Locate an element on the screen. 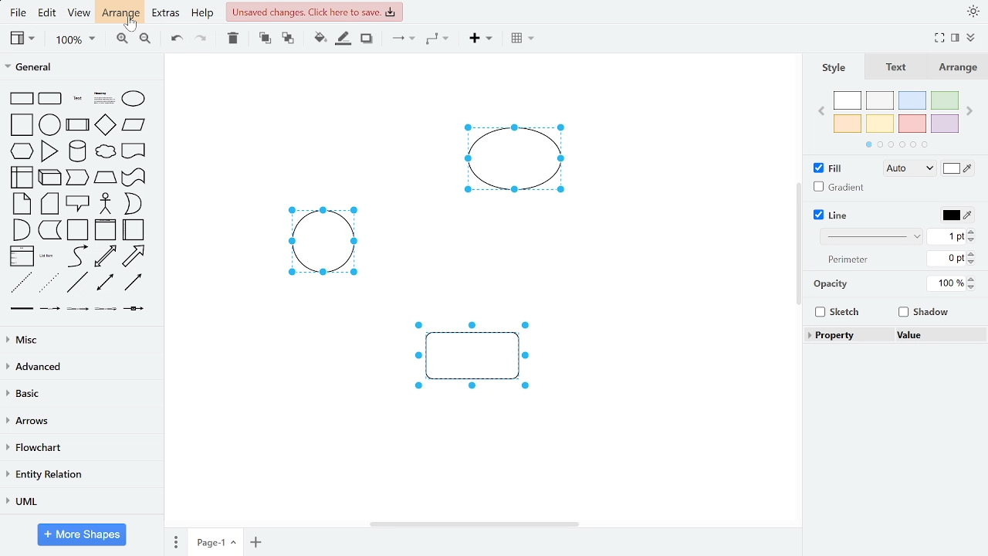  perimeter is located at coordinates (849, 260).